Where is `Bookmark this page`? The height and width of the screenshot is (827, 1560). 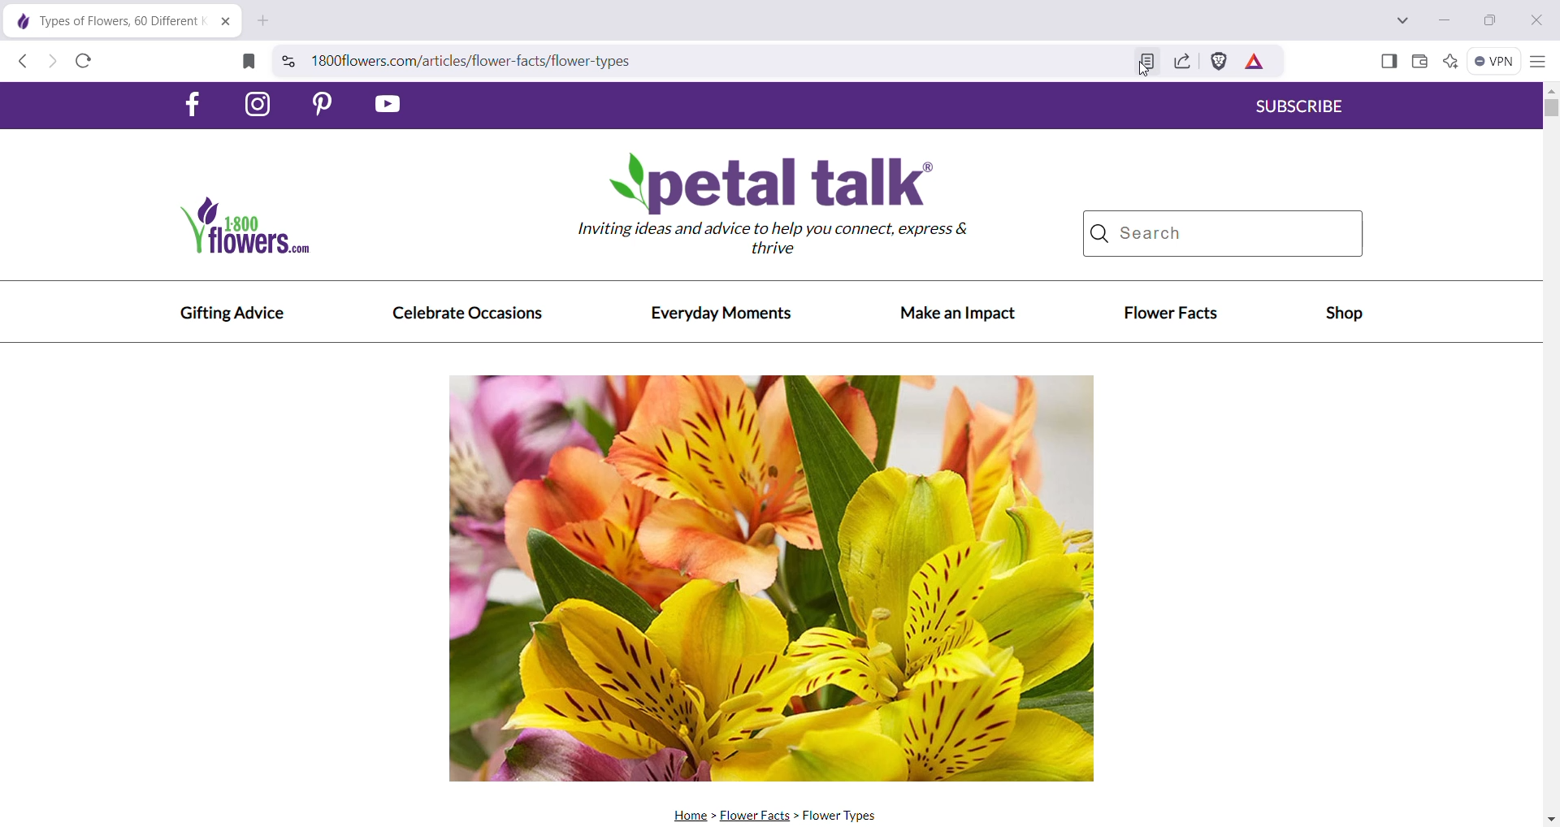
Bookmark this page is located at coordinates (245, 61).